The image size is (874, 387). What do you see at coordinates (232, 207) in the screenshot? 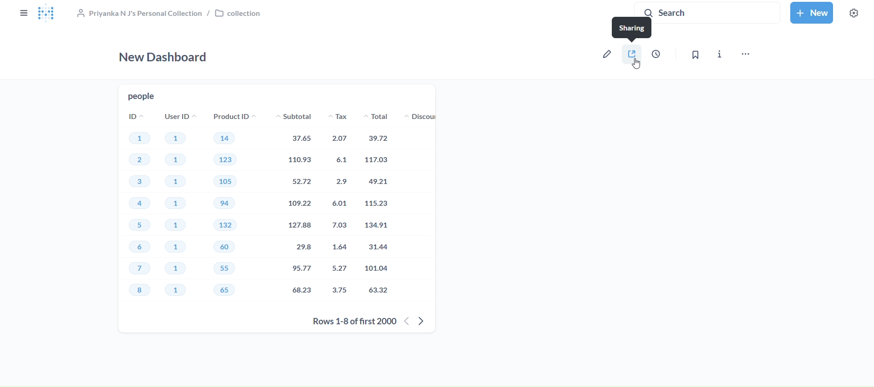
I see `Product ID's` at bounding box center [232, 207].